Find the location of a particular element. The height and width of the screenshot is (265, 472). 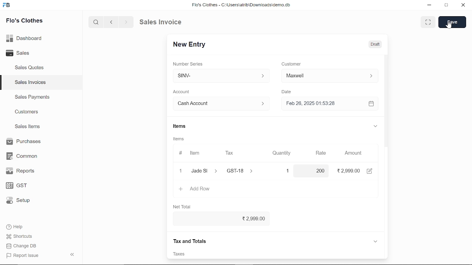

Sales Invoice is located at coordinates (166, 22).